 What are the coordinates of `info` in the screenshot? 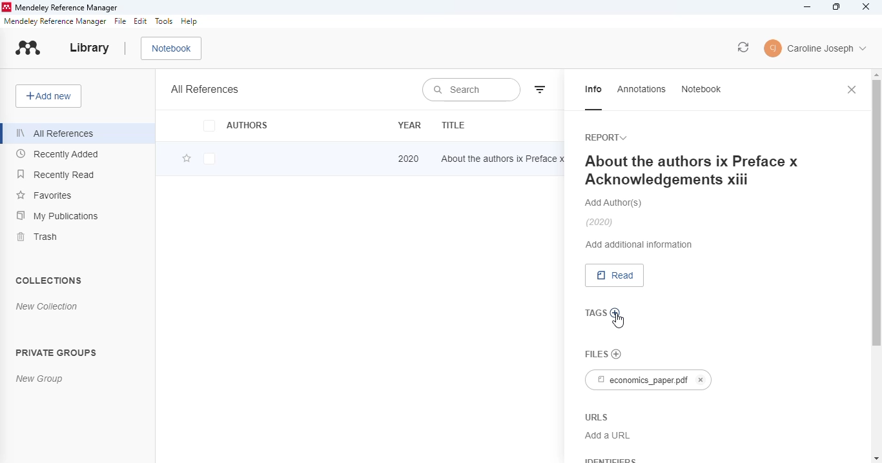 It's located at (593, 89).